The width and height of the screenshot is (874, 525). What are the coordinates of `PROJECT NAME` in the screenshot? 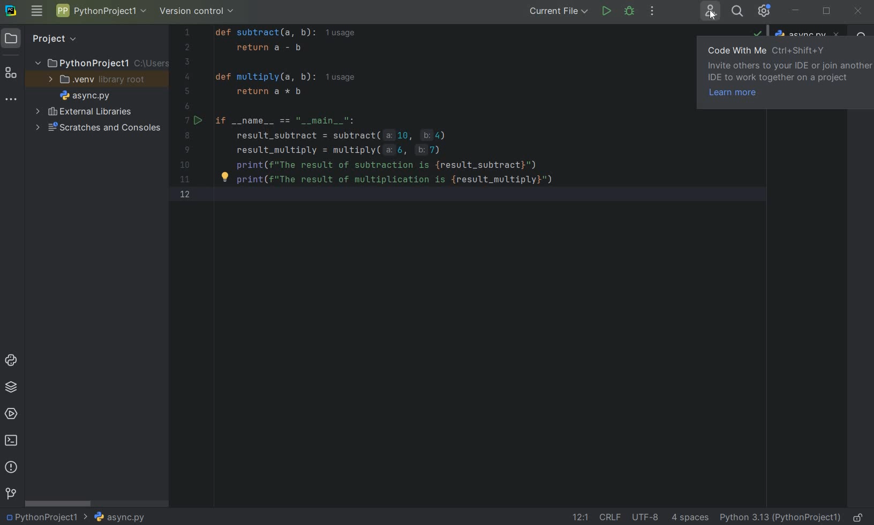 It's located at (47, 517).